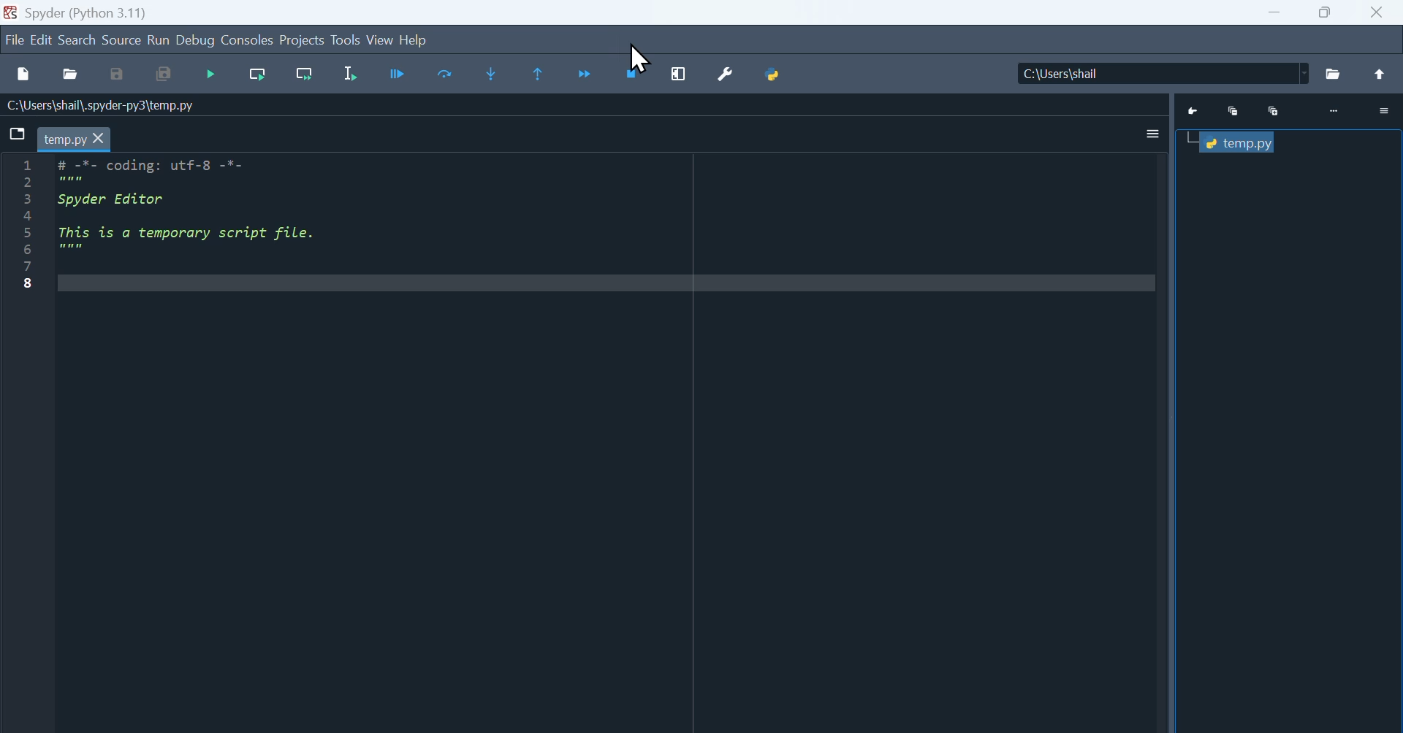  I want to click on Tools, so click(345, 39).